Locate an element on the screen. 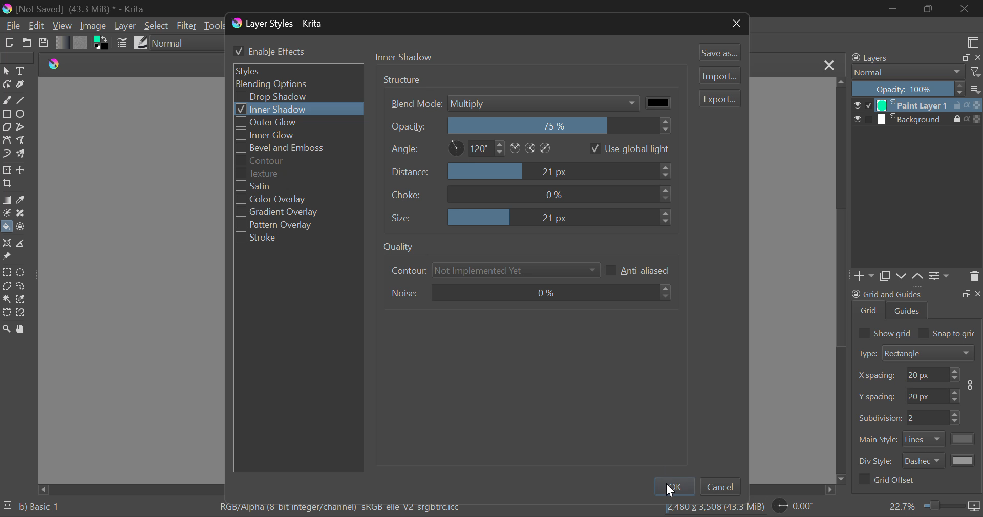 This screenshot has width=983, height=517. loading is located at coordinates (6, 505).